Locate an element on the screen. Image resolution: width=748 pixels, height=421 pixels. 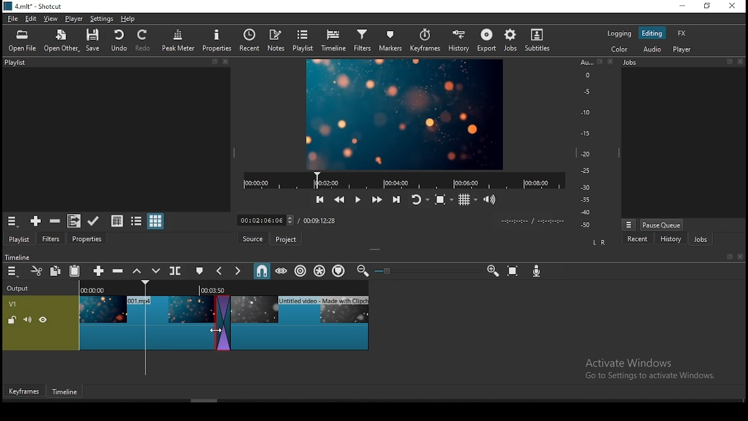
add the source to the playlist is located at coordinates (34, 221).